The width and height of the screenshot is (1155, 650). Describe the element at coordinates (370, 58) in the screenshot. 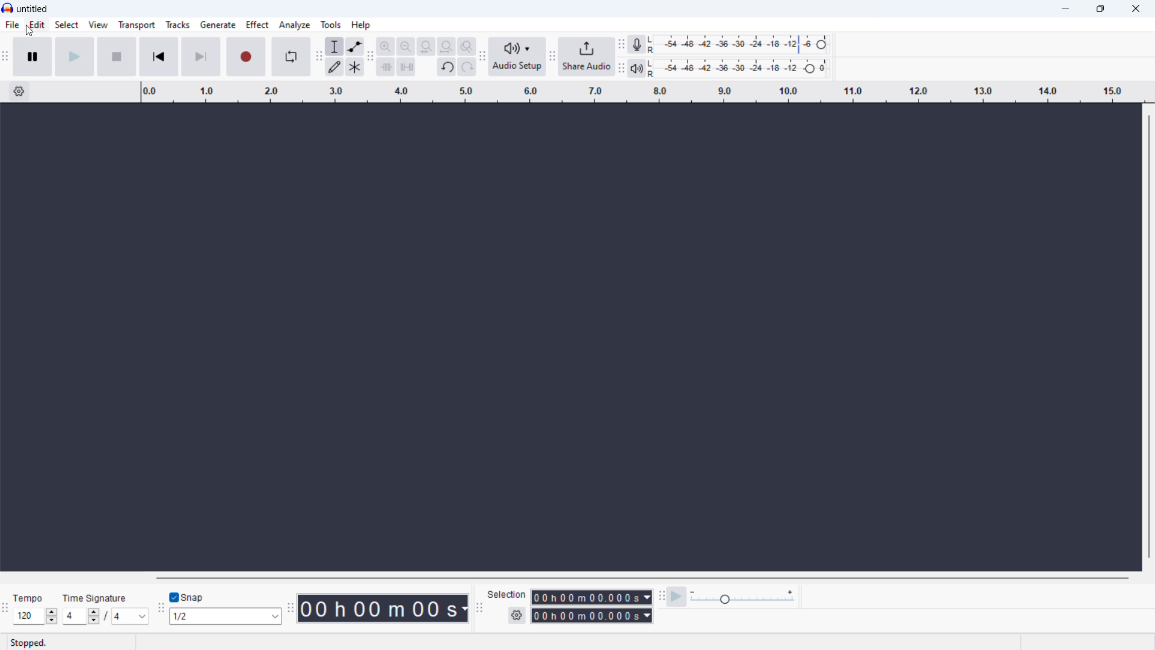

I see `edit toolbar` at that location.